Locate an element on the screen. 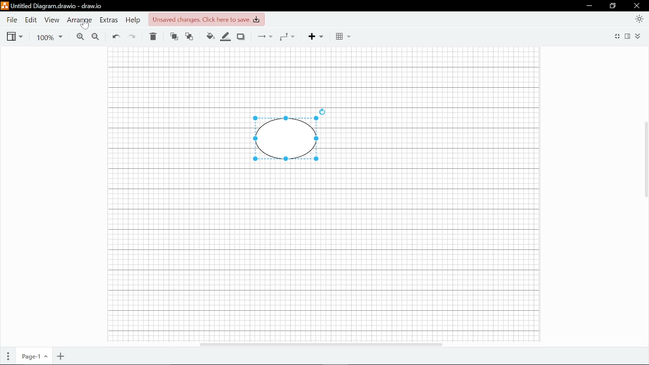 The image size is (649, 365). Pages is located at coordinates (9, 356).